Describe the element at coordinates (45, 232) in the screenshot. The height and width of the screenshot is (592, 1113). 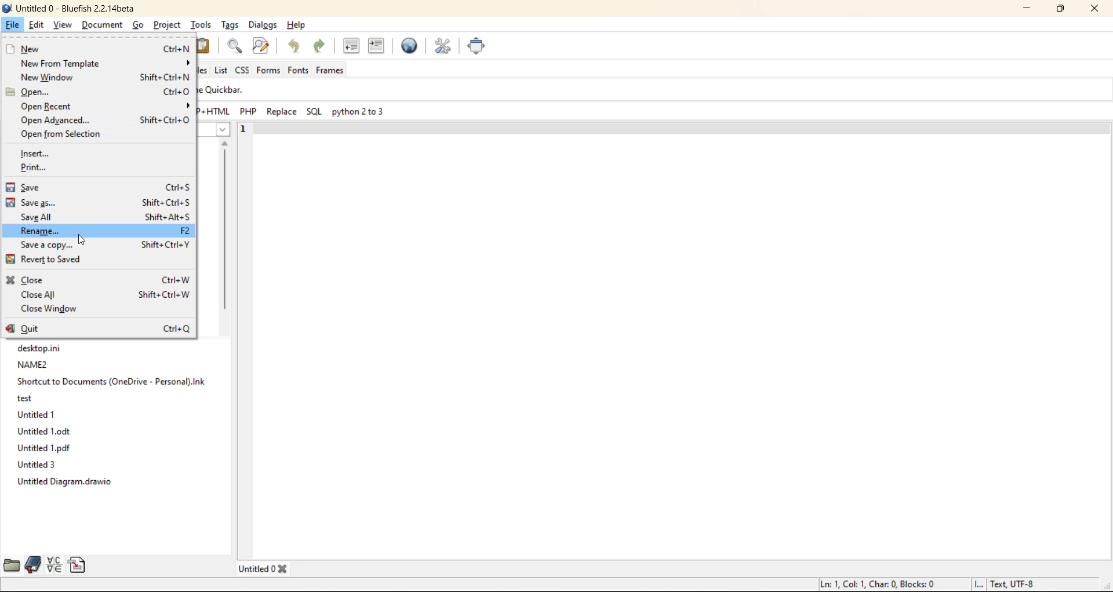
I see `rename` at that location.